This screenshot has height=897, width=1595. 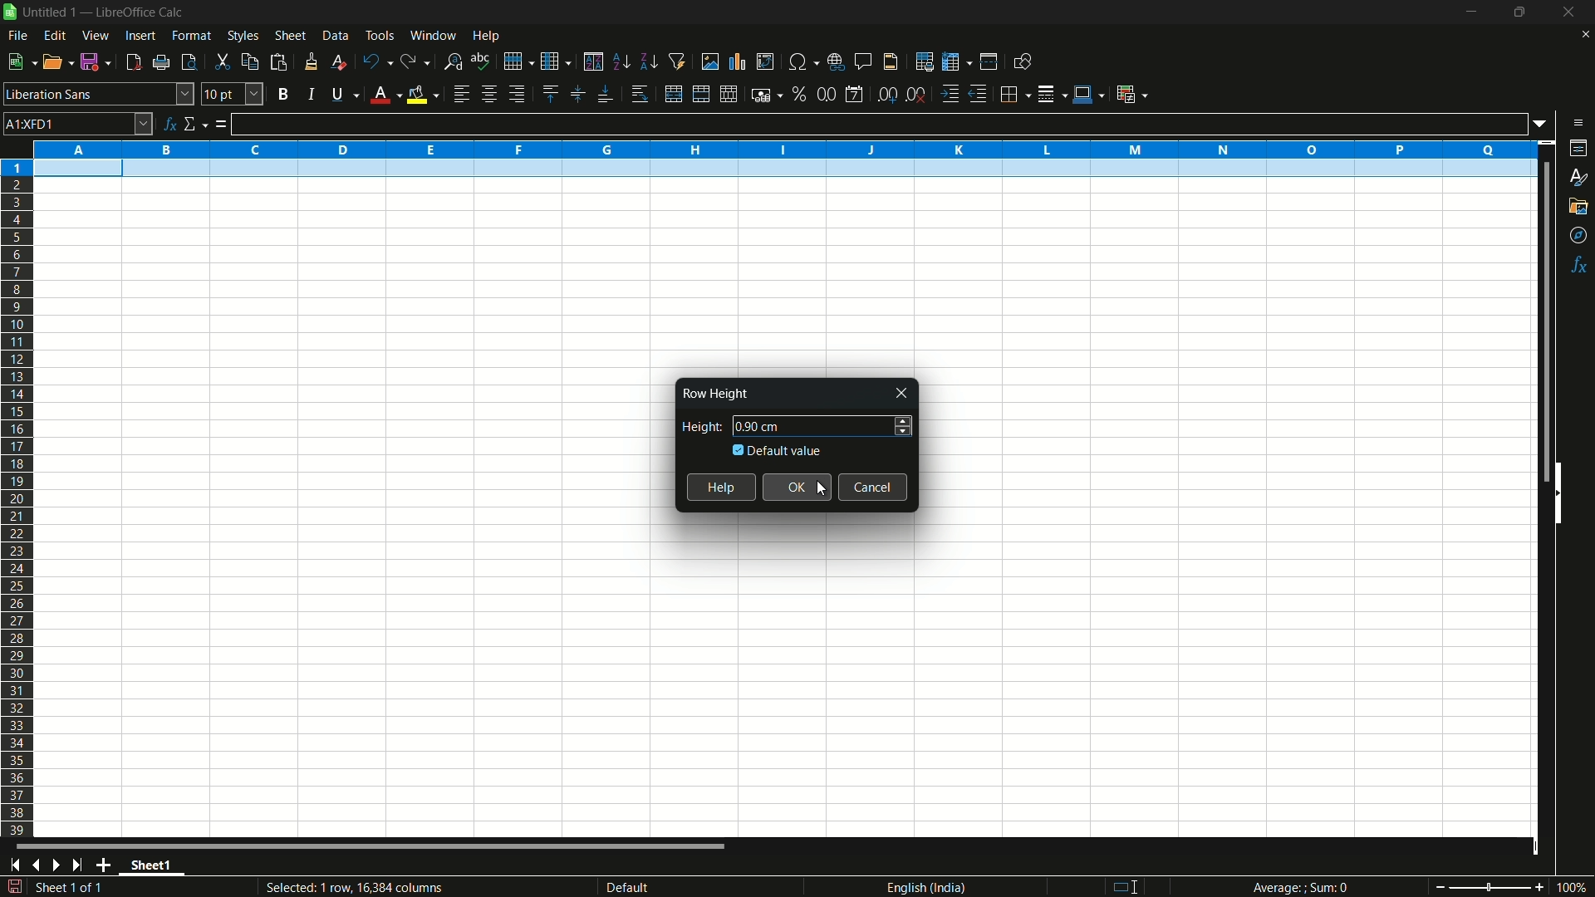 I want to click on function wizard, so click(x=169, y=124).